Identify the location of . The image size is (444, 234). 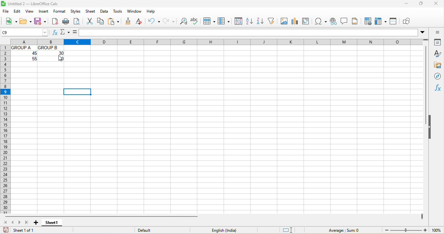
(51, 58).